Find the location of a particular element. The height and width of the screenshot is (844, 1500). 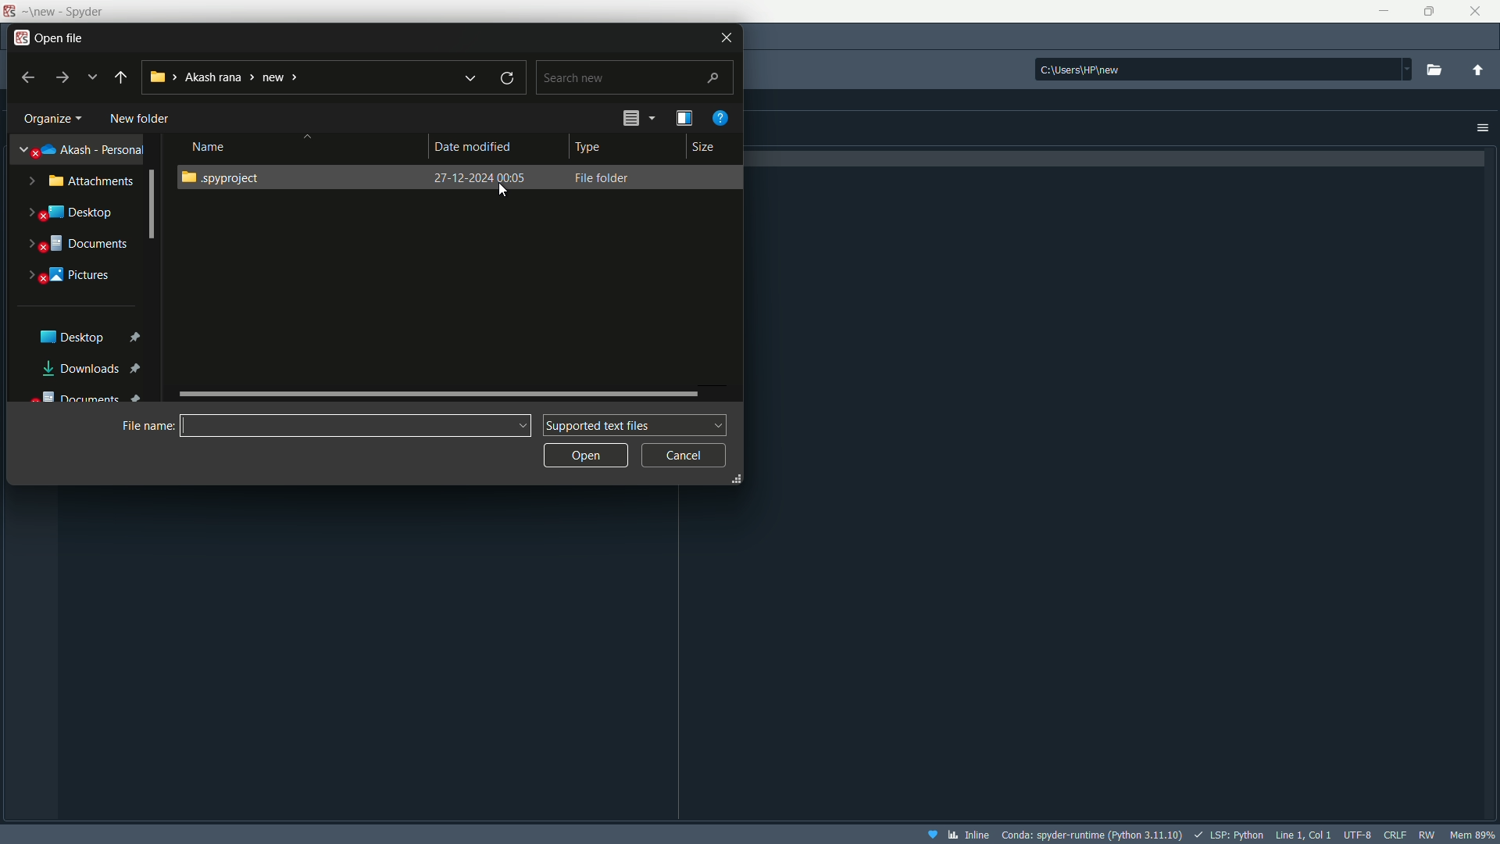

inline is located at coordinates (959, 834).